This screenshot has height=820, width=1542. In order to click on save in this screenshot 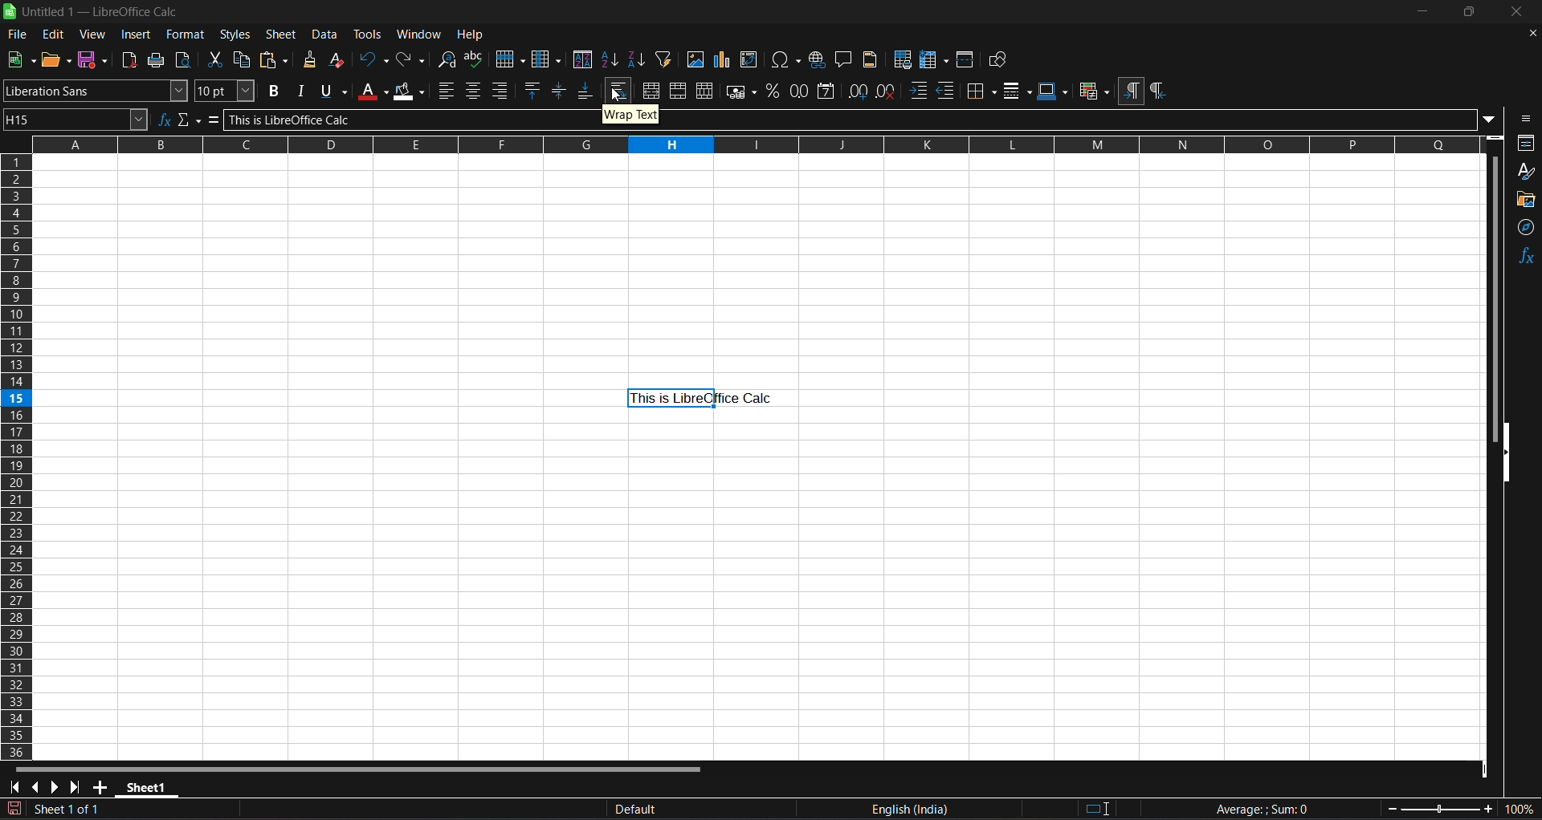, I will do `click(92, 59)`.